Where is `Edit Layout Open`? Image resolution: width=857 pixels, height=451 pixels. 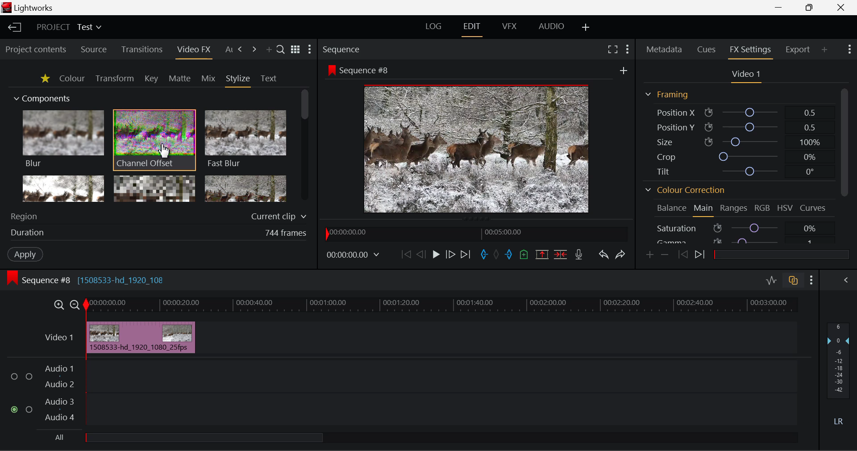 Edit Layout Open is located at coordinates (472, 29).